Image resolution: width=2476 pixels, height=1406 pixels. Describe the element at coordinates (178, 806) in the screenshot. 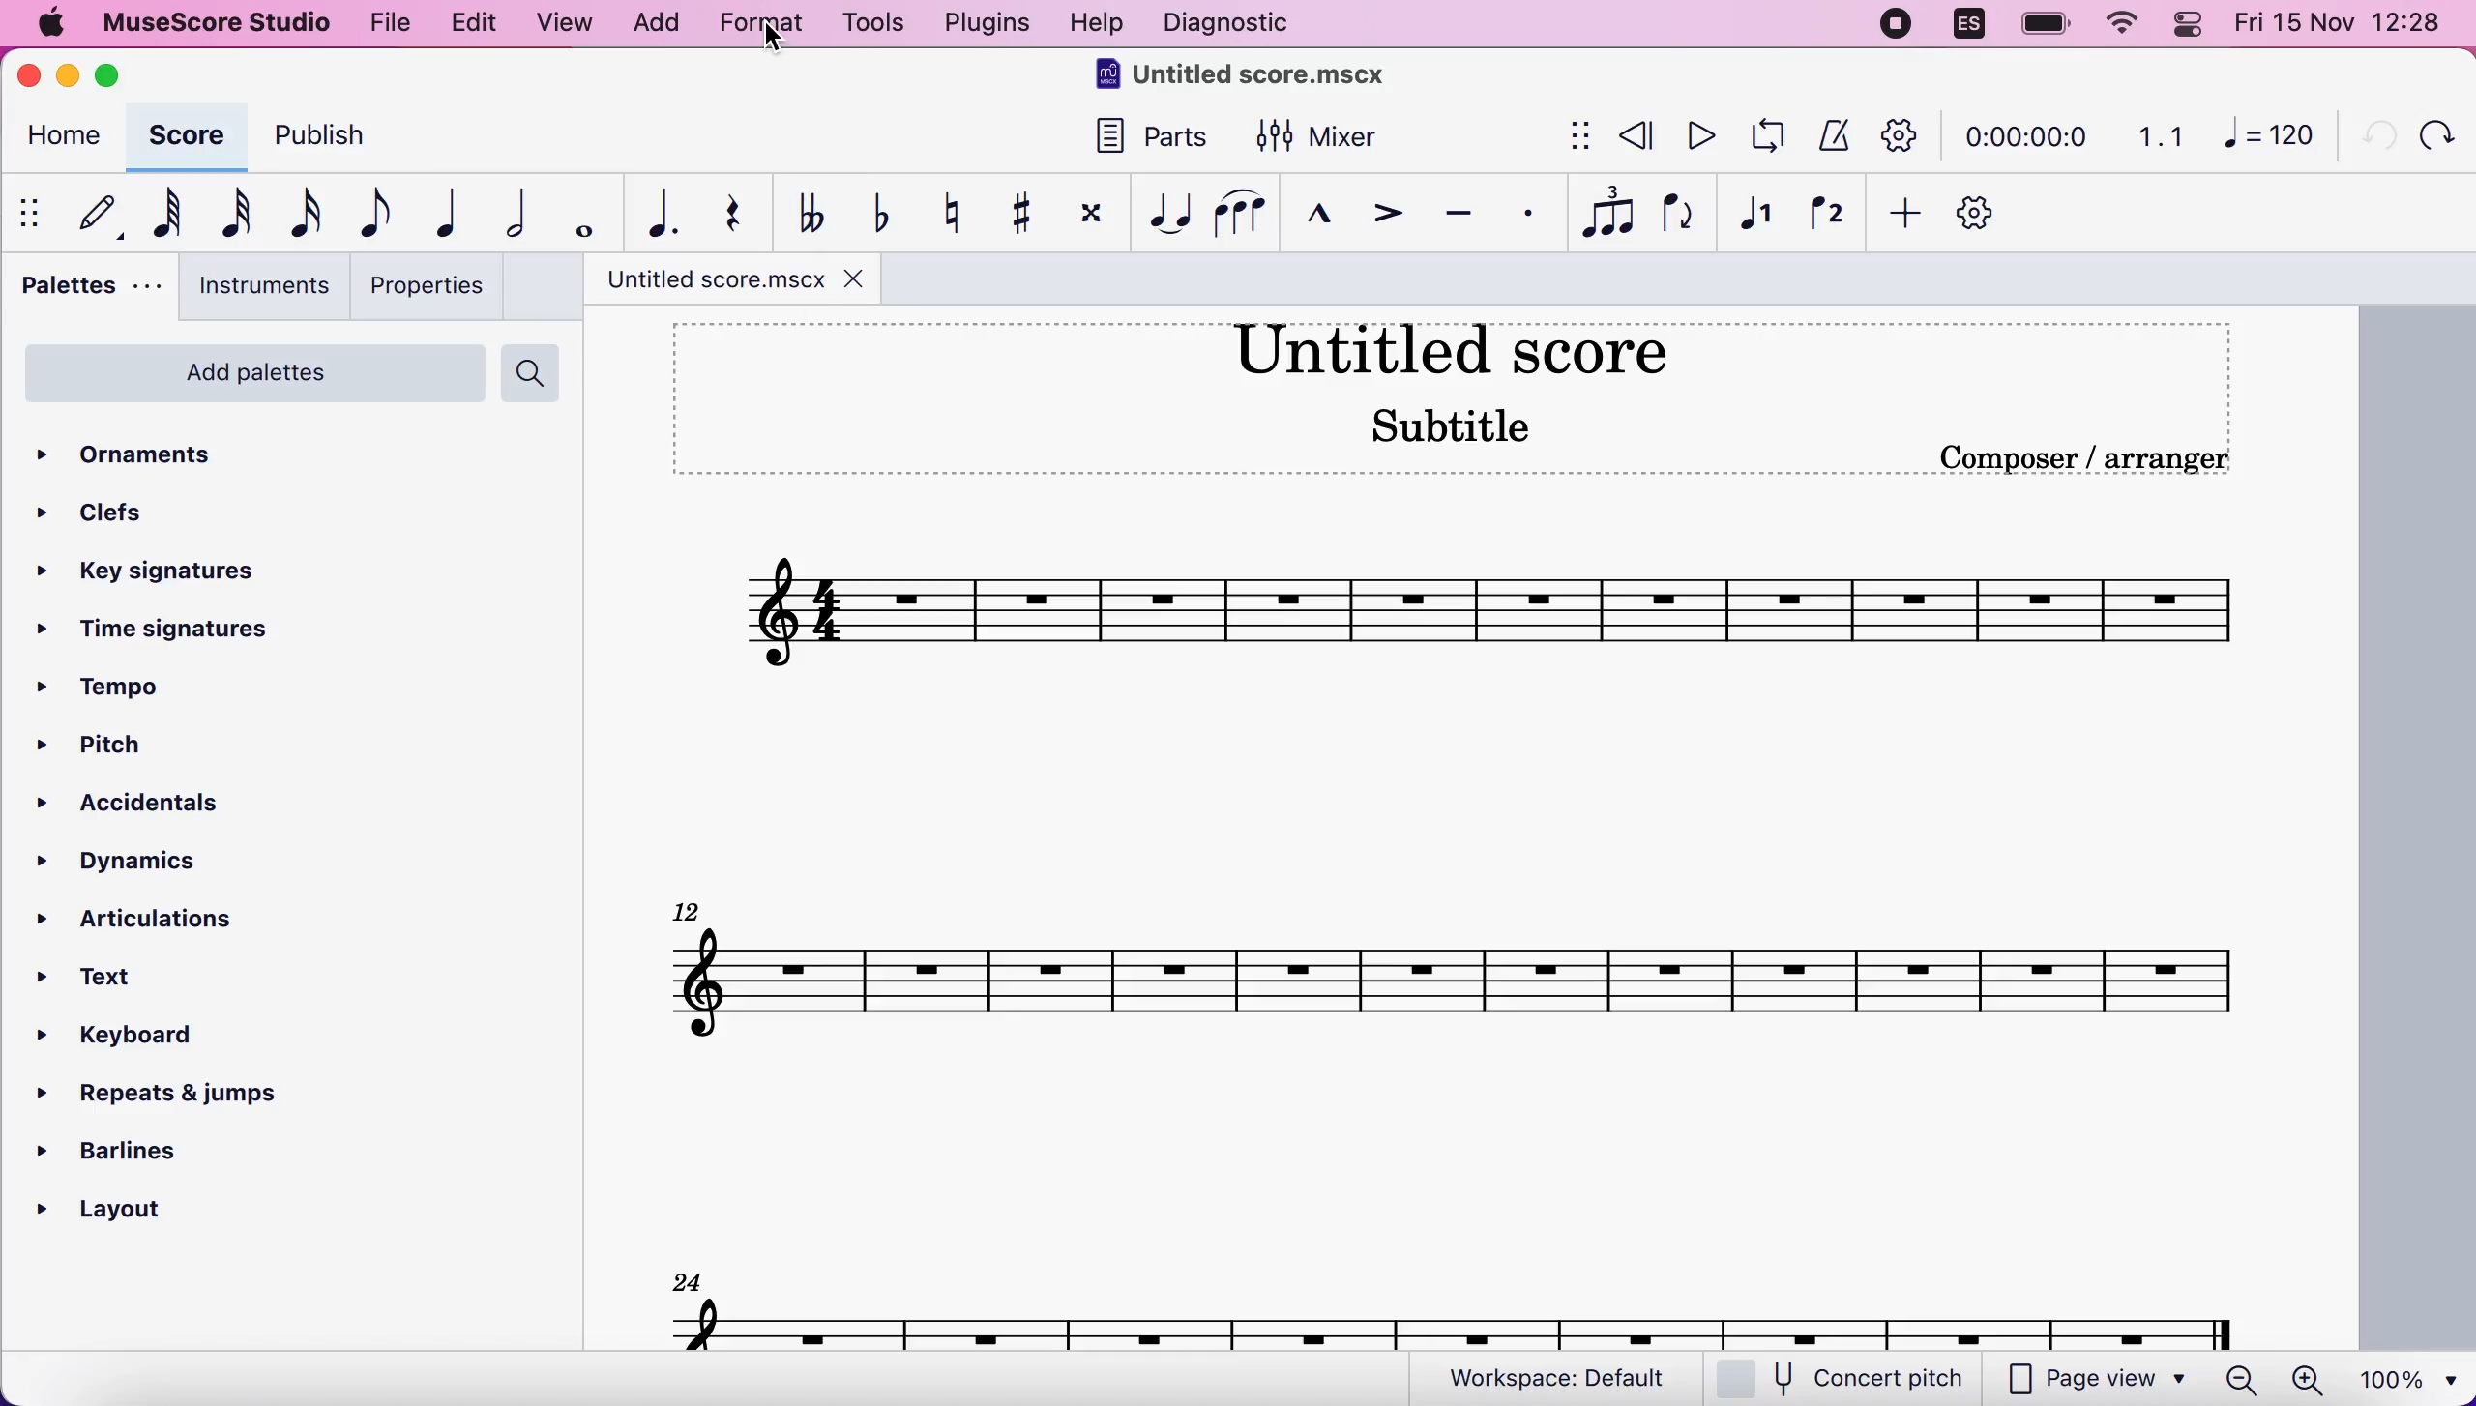

I see `accidentals` at that location.